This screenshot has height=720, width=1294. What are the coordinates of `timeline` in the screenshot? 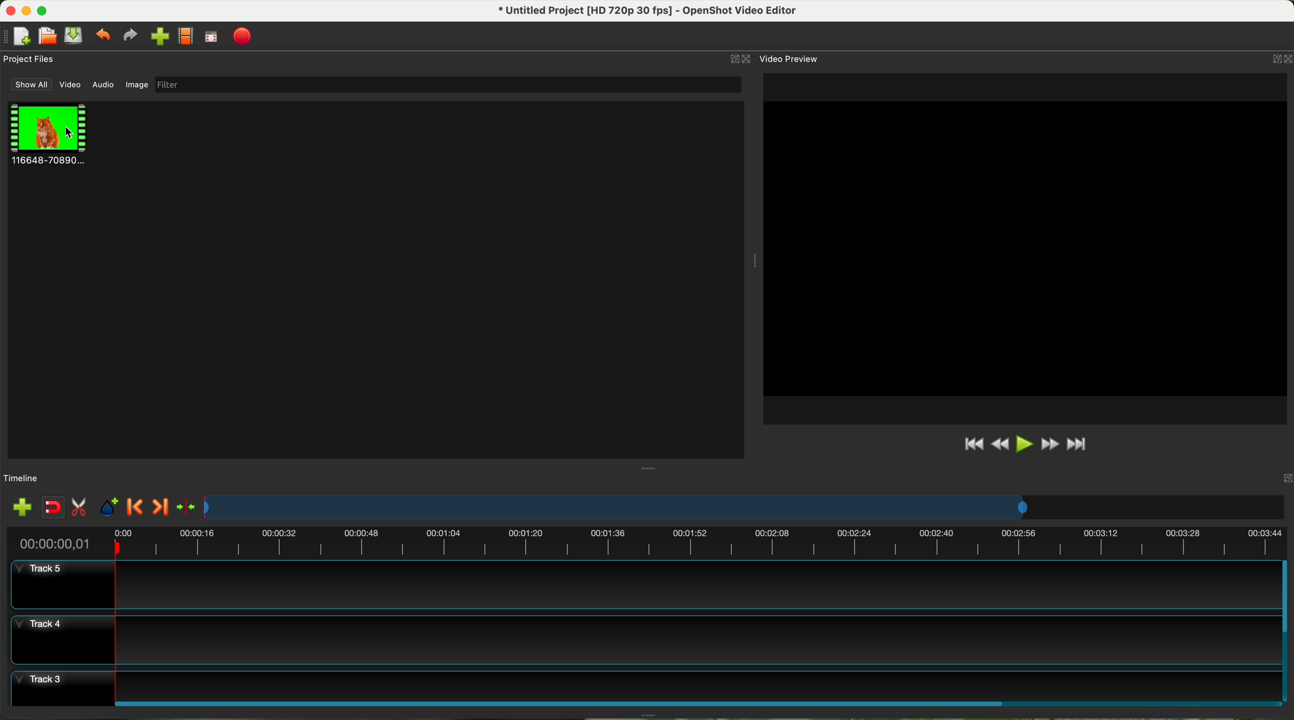 It's located at (745, 507).